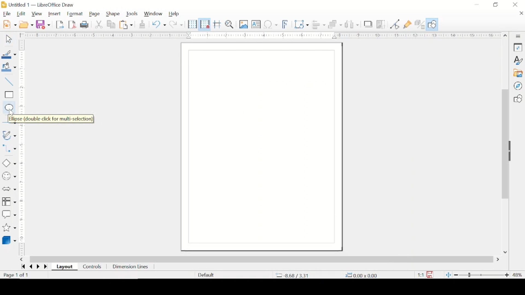 The width and height of the screenshot is (525, 295). I want to click on layout, so click(65, 267).